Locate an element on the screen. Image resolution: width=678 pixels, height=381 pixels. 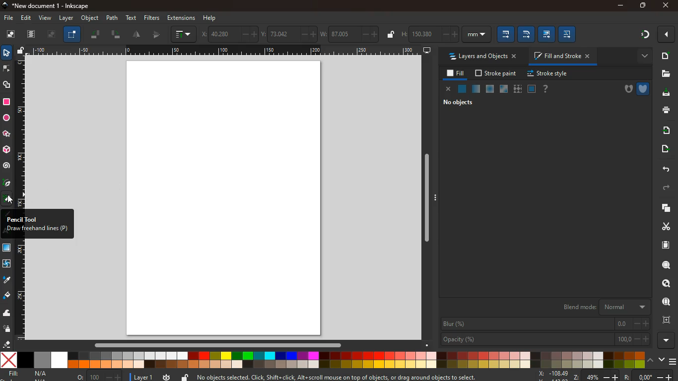
opacity is located at coordinates (476, 89).